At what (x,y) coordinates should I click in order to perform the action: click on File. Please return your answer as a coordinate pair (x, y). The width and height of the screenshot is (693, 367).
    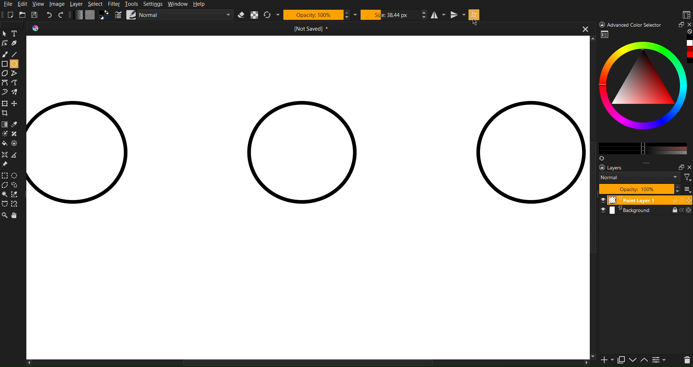
    Looking at the image, I should click on (7, 4).